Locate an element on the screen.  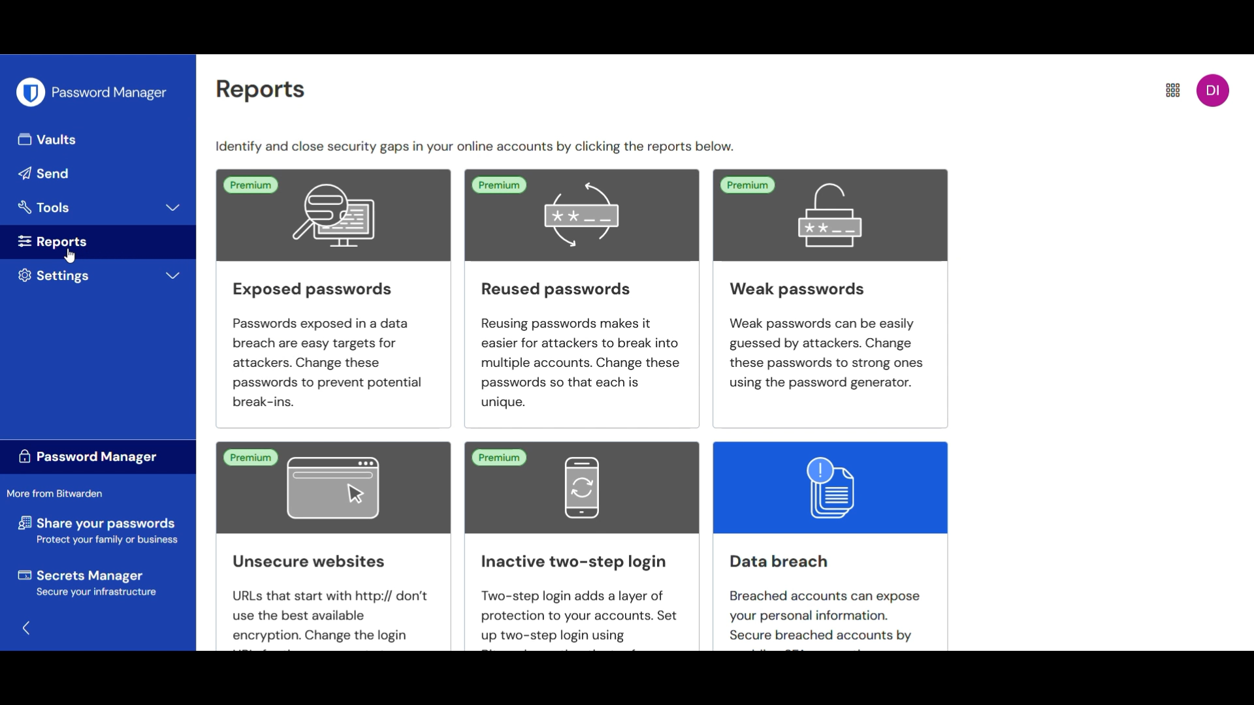
Settings is located at coordinates (97, 275).